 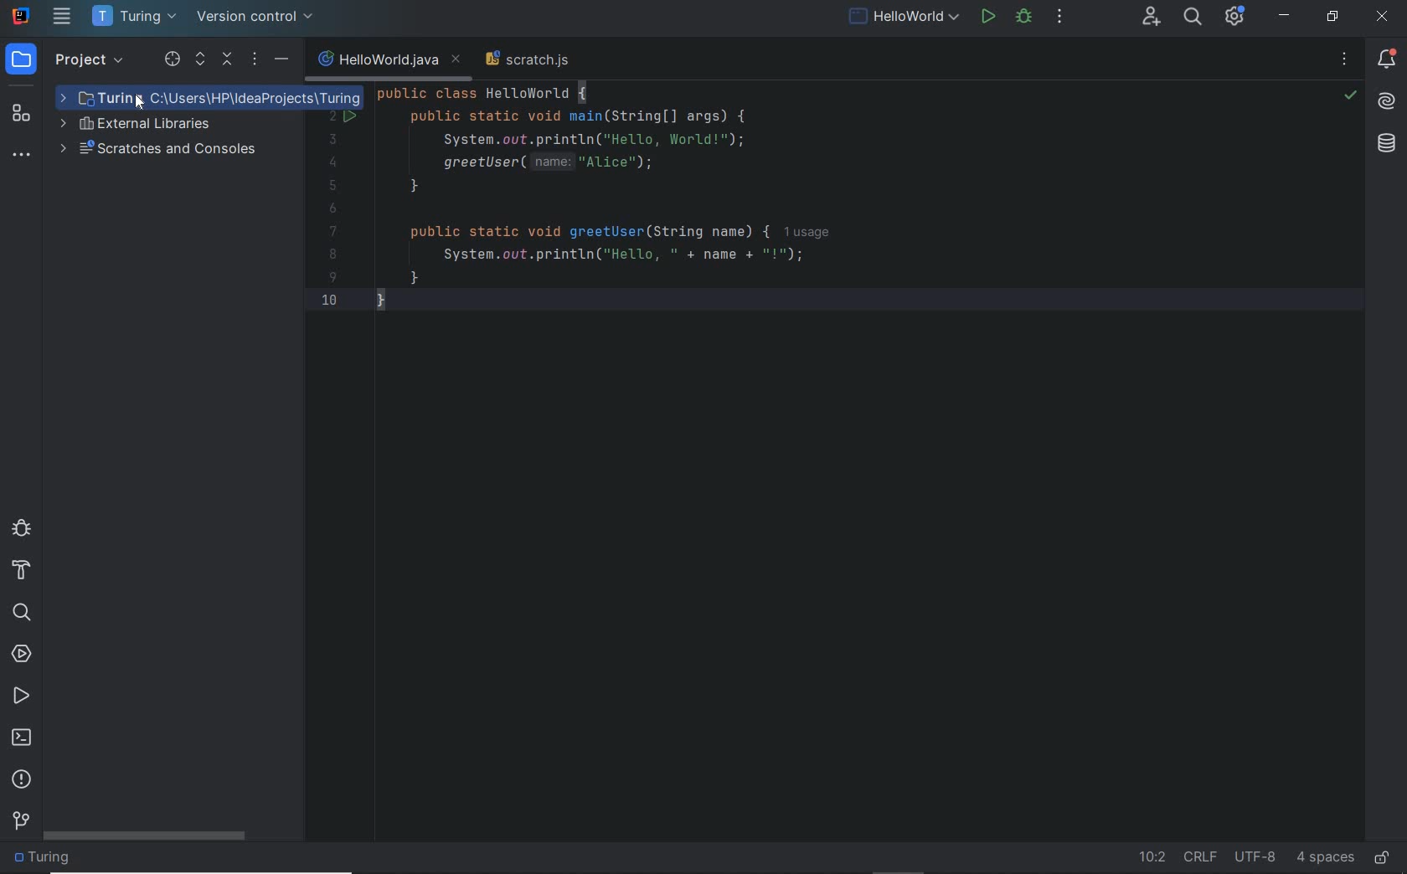 What do you see at coordinates (24, 612) in the screenshot?
I see `search` at bounding box center [24, 612].